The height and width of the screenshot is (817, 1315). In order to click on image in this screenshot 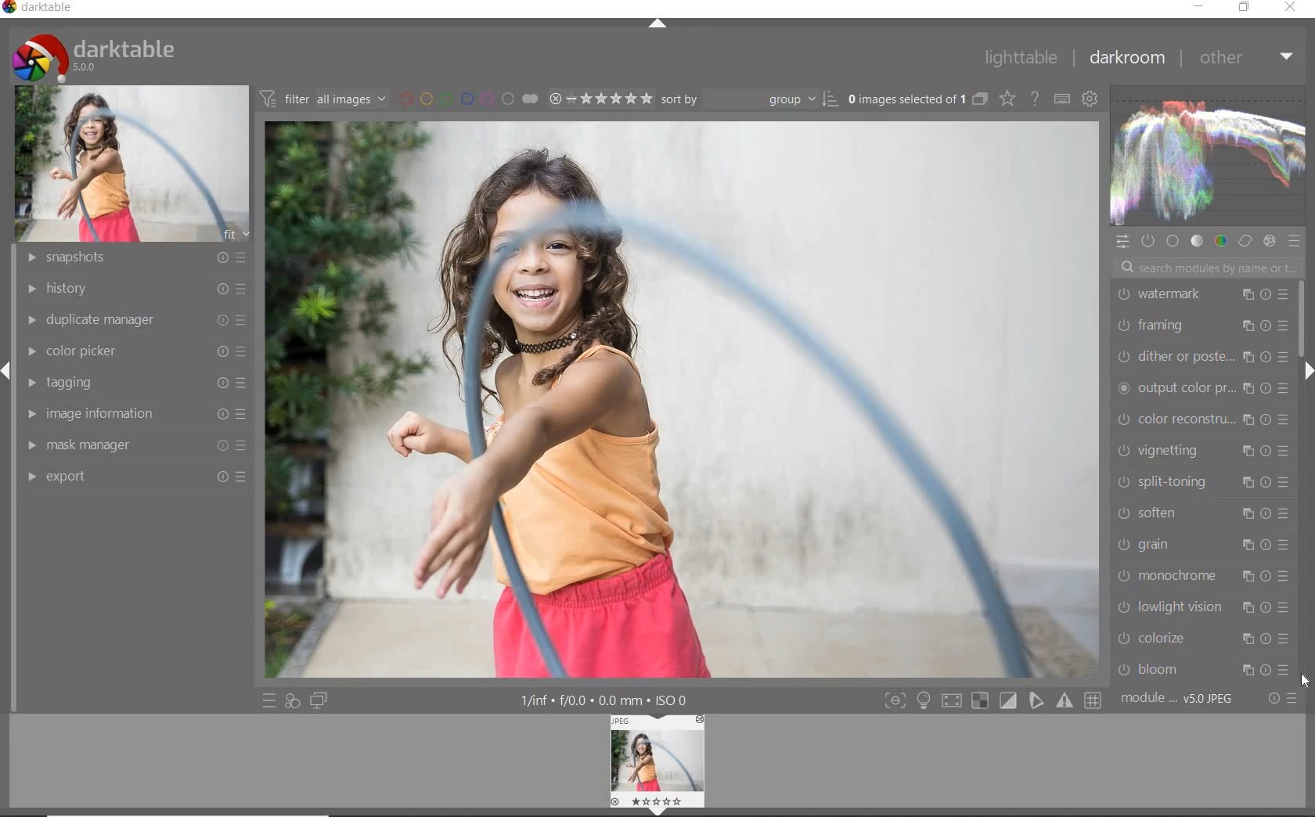, I will do `click(134, 162)`.